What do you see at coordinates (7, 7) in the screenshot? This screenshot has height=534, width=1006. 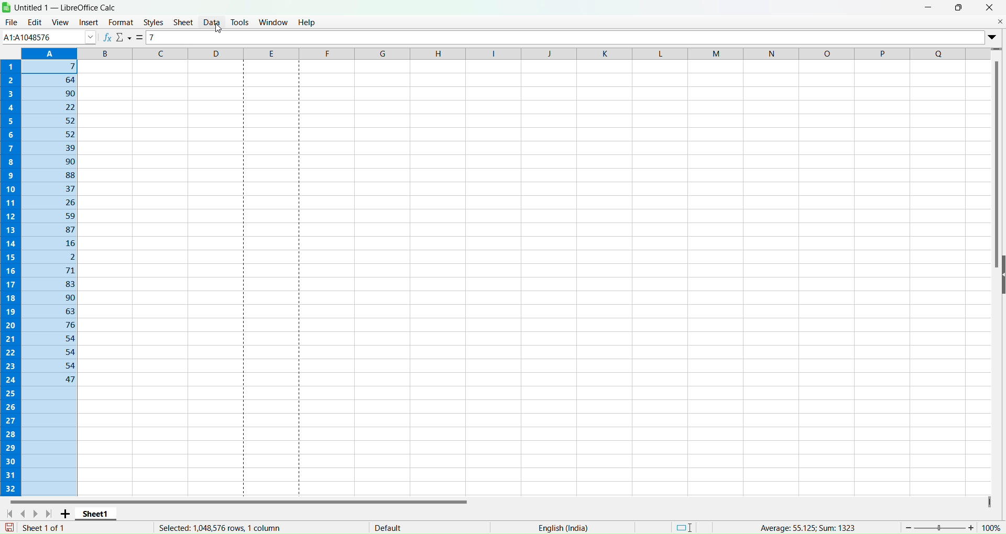 I see `Logo` at bounding box center [7, 7].